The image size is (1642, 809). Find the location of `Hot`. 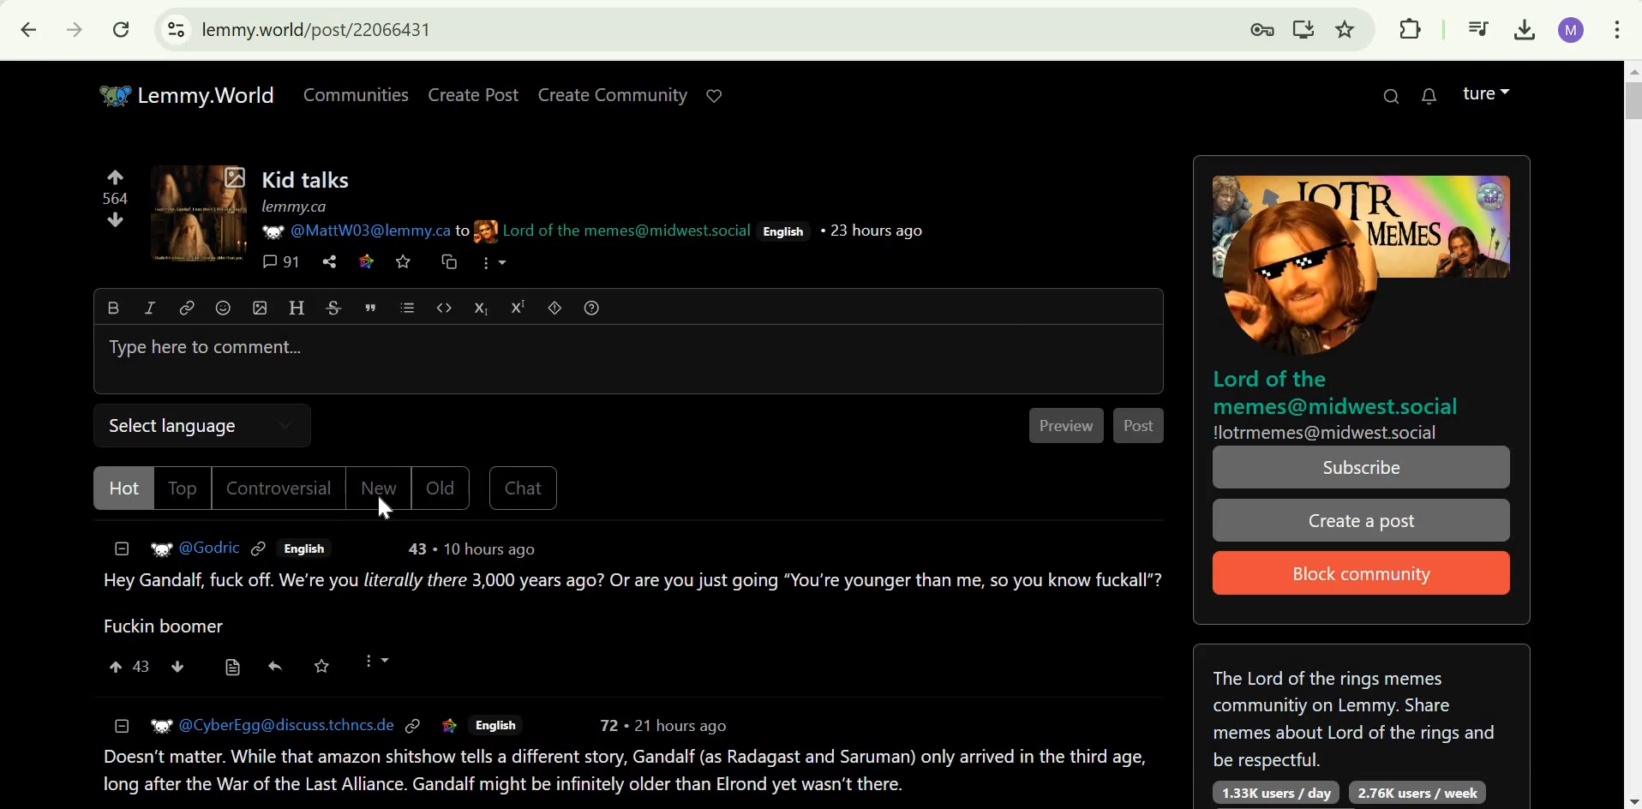

Hot is located at coordinates (123, 488).